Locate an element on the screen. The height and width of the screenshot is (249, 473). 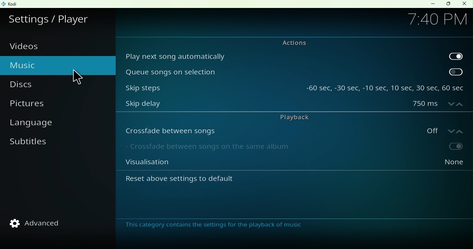
Close is located at coordinates (464, 4).